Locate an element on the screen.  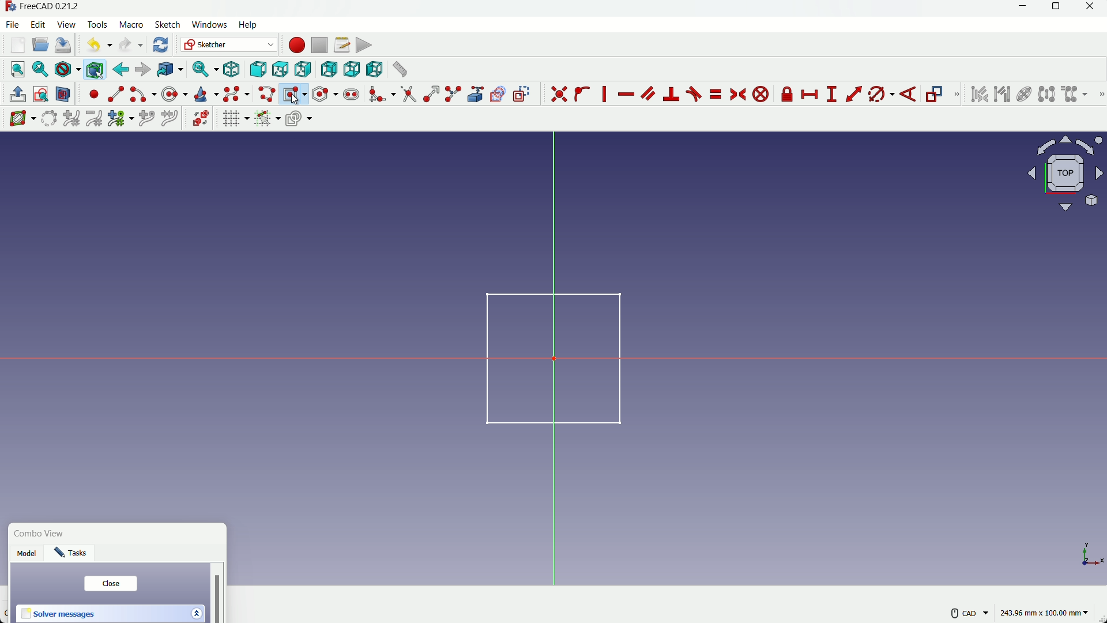
show/hide b spiline layer information is located at coordinates (17, 119).